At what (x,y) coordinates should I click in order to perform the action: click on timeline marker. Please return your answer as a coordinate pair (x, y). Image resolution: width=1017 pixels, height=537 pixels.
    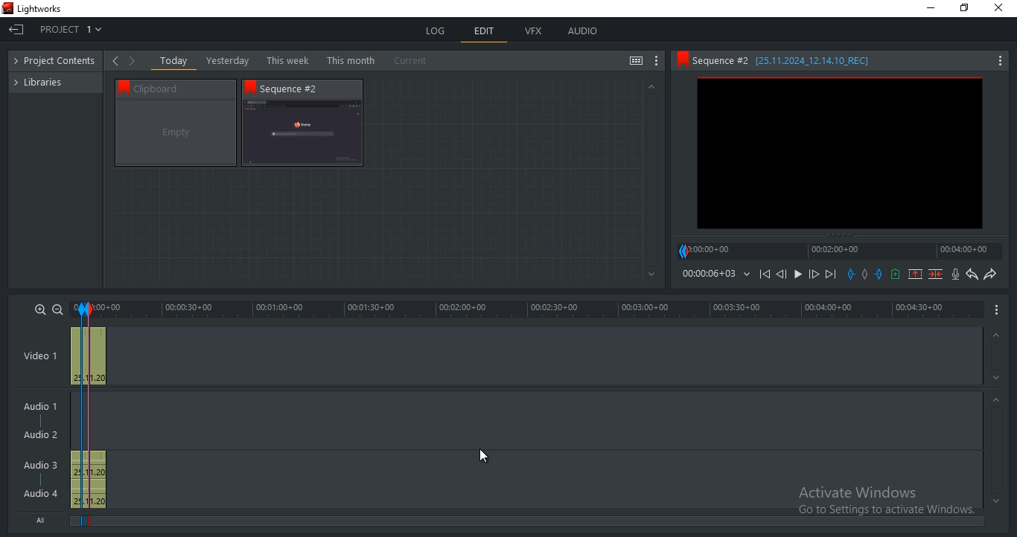
    Looking at the image, I should click on (95, 417).